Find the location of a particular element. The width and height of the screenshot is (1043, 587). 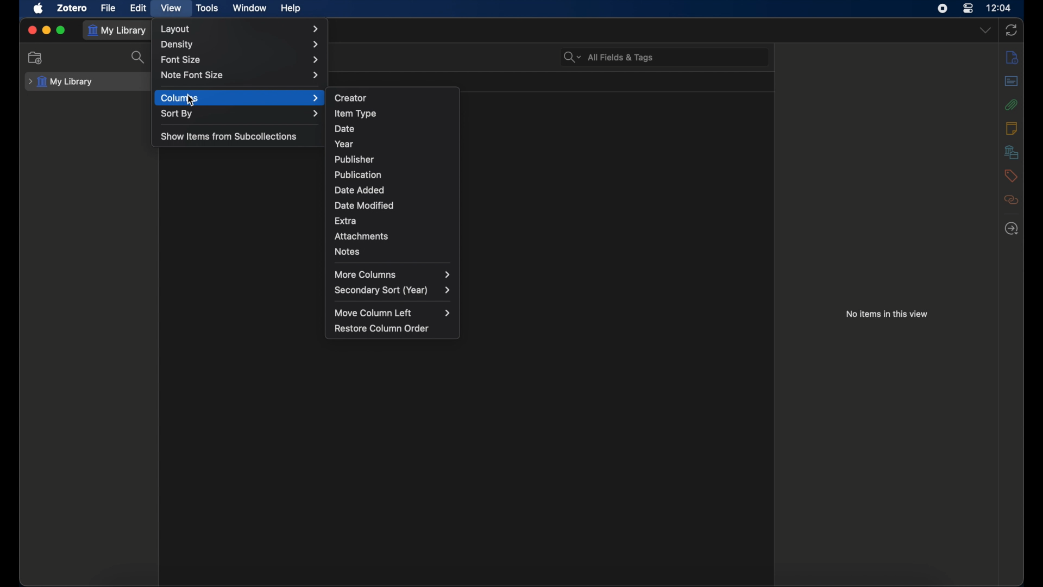

date added is located at coordinates (360, 190).